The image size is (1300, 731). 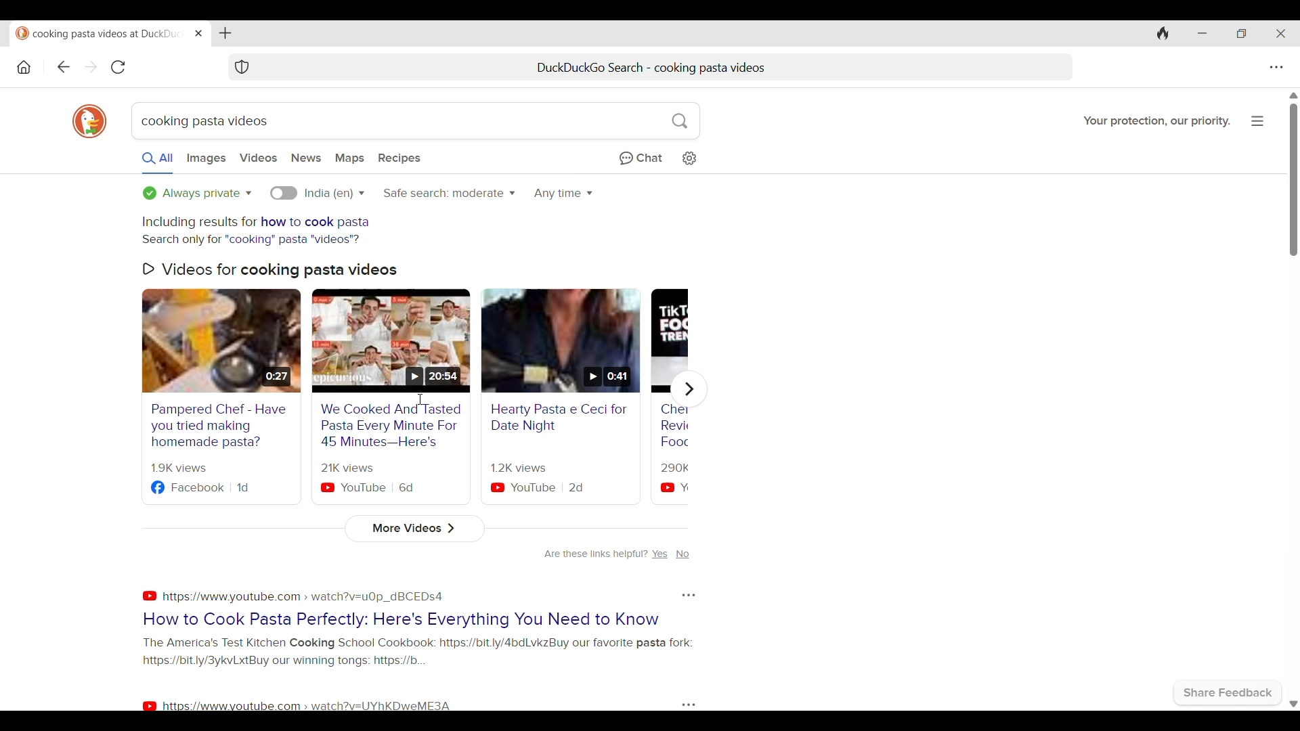 What do you see at coordinates (415, 121) in the screenshot?
I see `Current search` at bounding box center [415, 121].